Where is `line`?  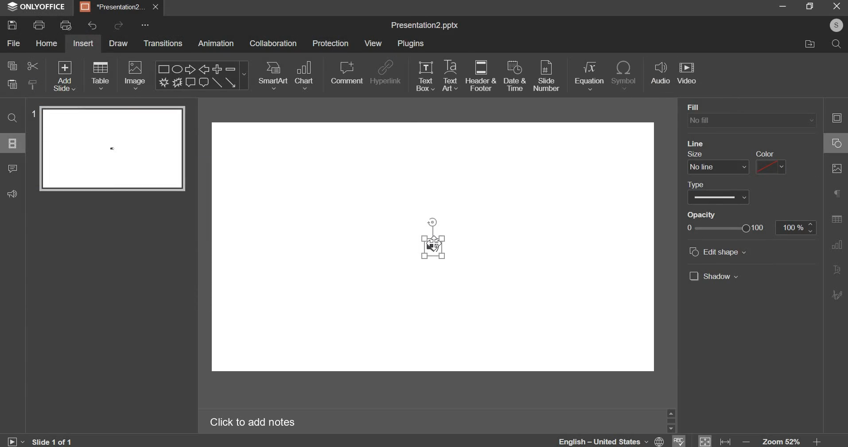
line is located at coordinates (696, 143).